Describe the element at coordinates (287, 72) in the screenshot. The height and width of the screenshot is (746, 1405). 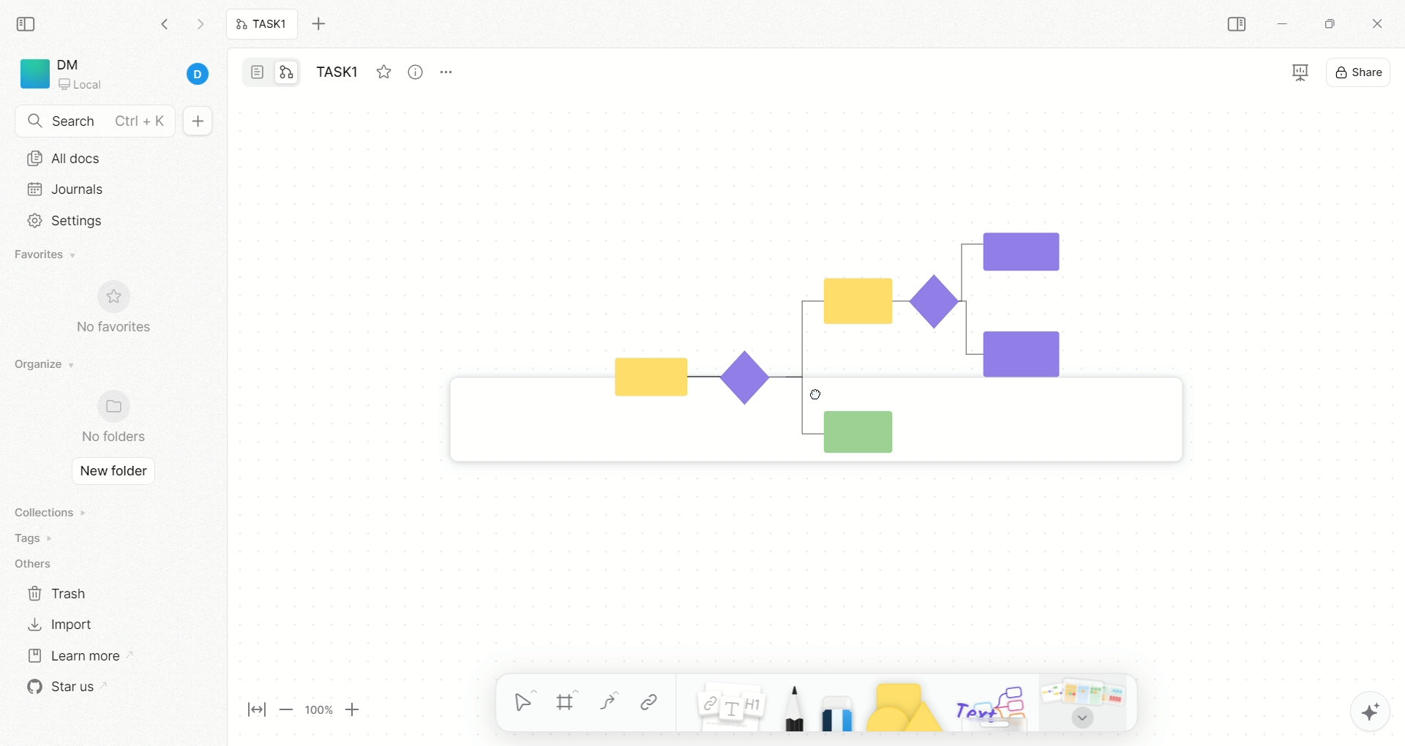
I see `edgeless mode` at that location.